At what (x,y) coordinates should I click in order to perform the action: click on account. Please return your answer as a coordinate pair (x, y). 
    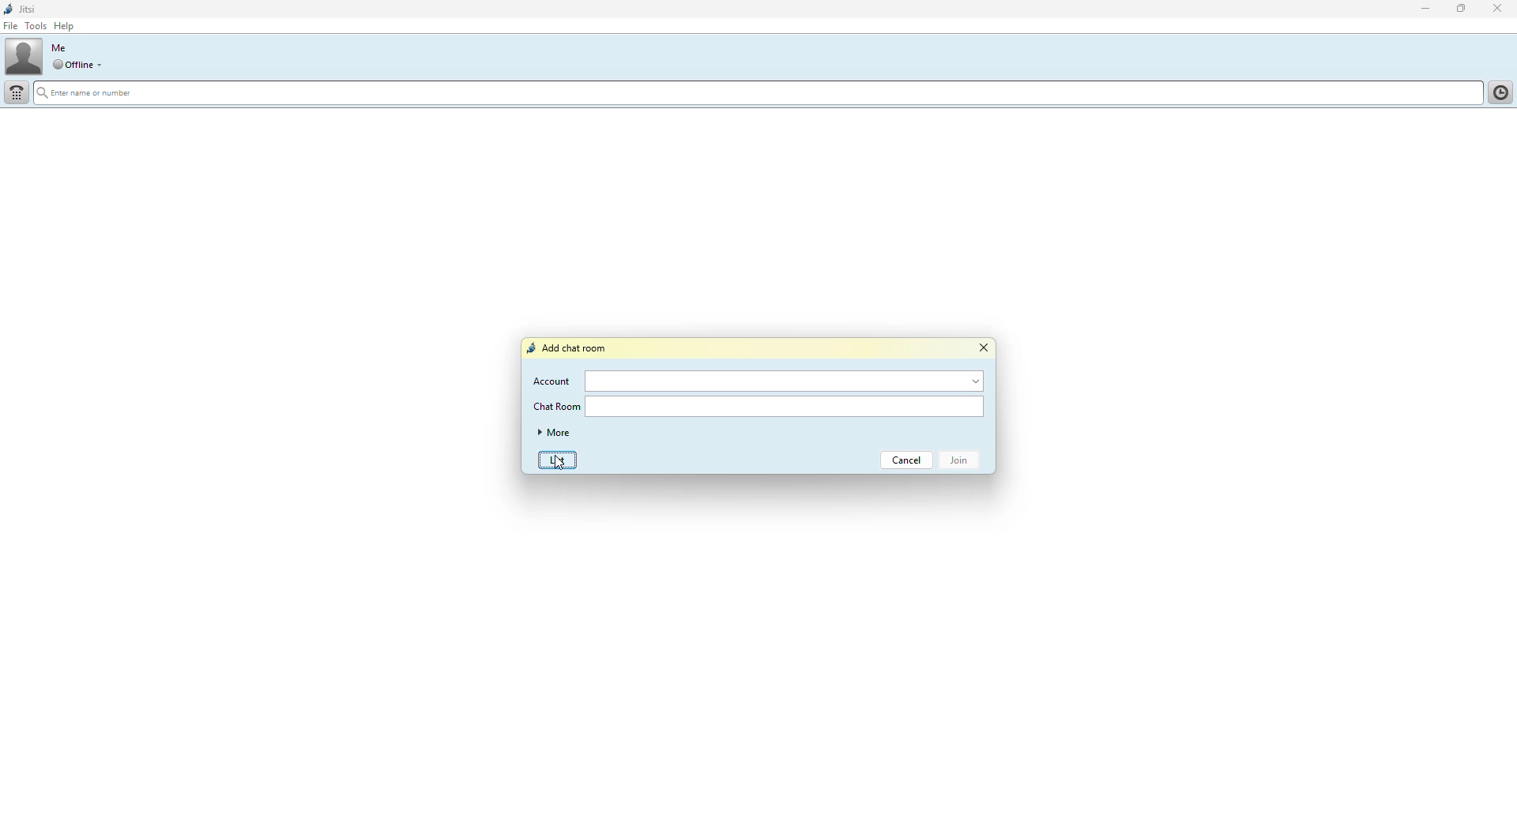
    Looking at the image, I should click on (552, 382).